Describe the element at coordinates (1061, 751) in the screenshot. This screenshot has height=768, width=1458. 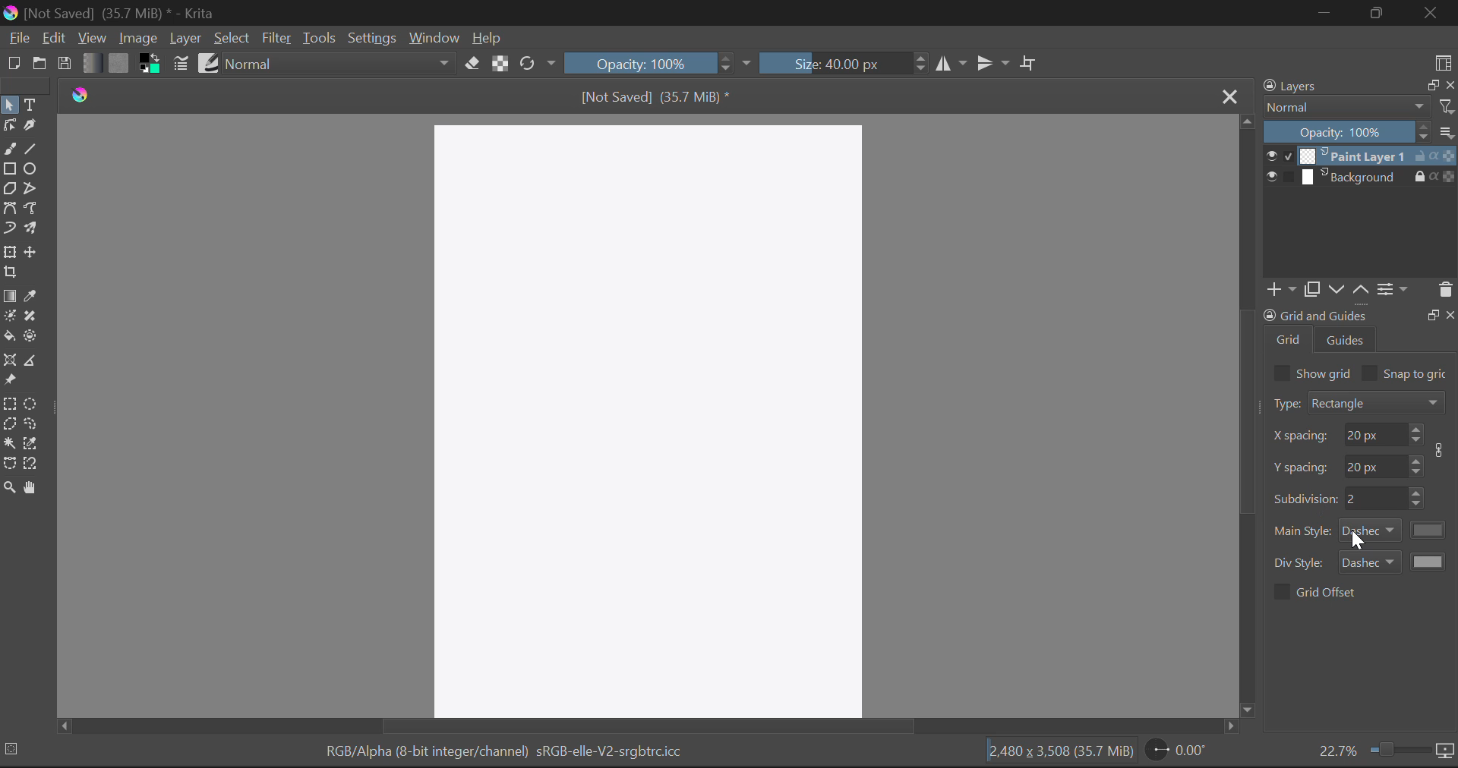
I see `|2.480 x 3,508 (35.7 MiB)` at that location.